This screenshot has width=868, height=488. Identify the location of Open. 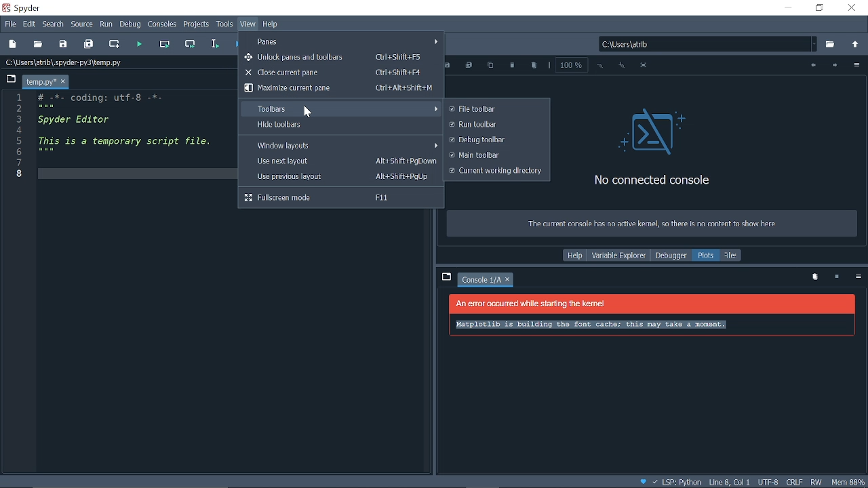
(38, 43).